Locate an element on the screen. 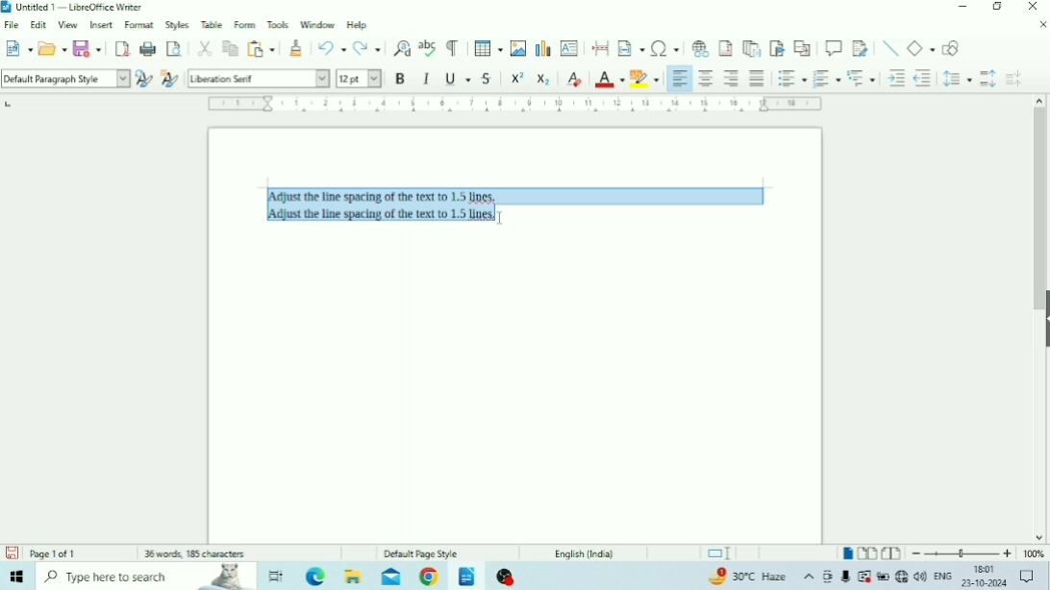  Increase Indent is located at coordinates (897, 79).